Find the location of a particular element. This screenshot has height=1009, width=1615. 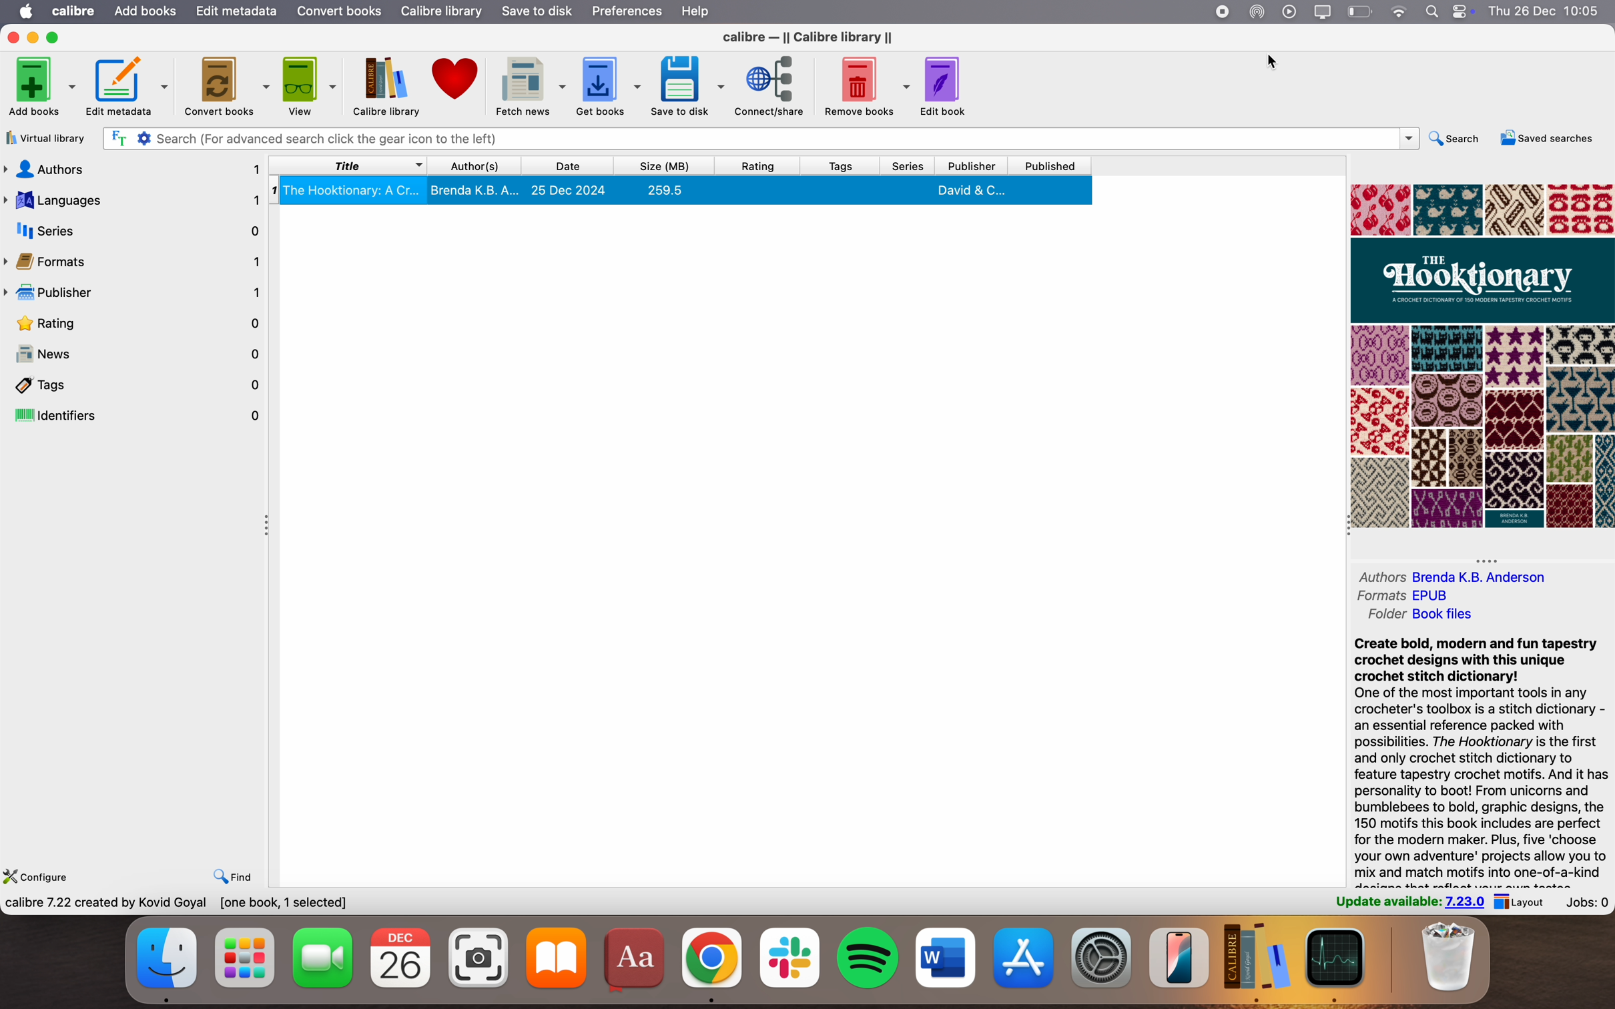

identifiers is located at coordinates (138, 414).